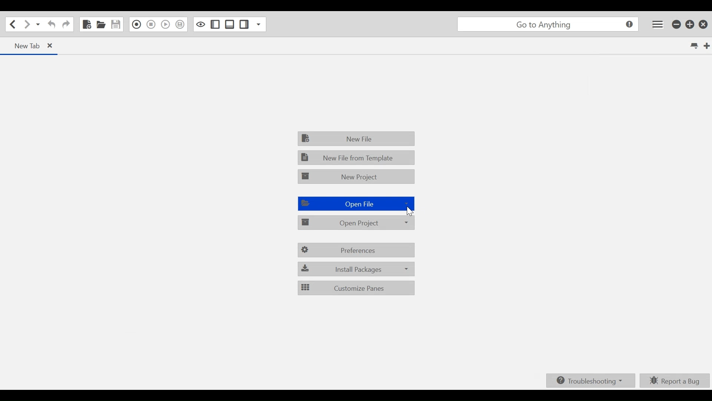  I want to click on New File, so click(357, 138).